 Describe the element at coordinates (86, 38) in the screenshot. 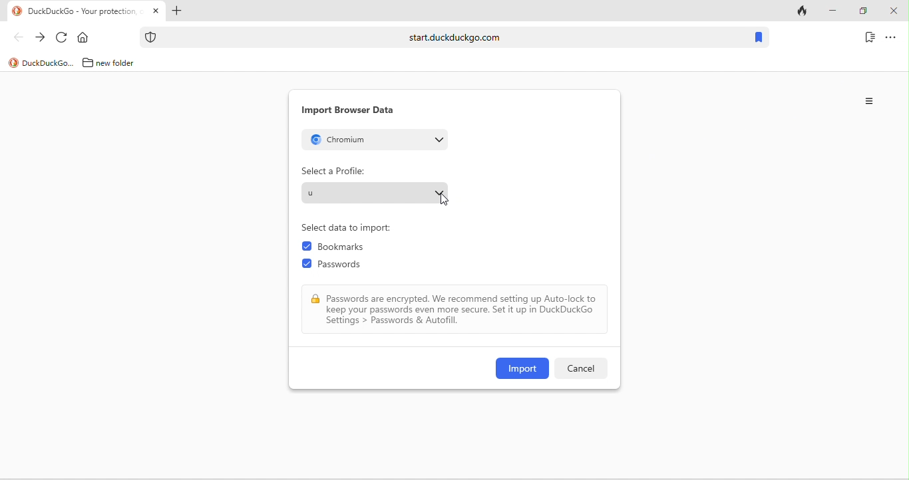

I see `home` at that location.